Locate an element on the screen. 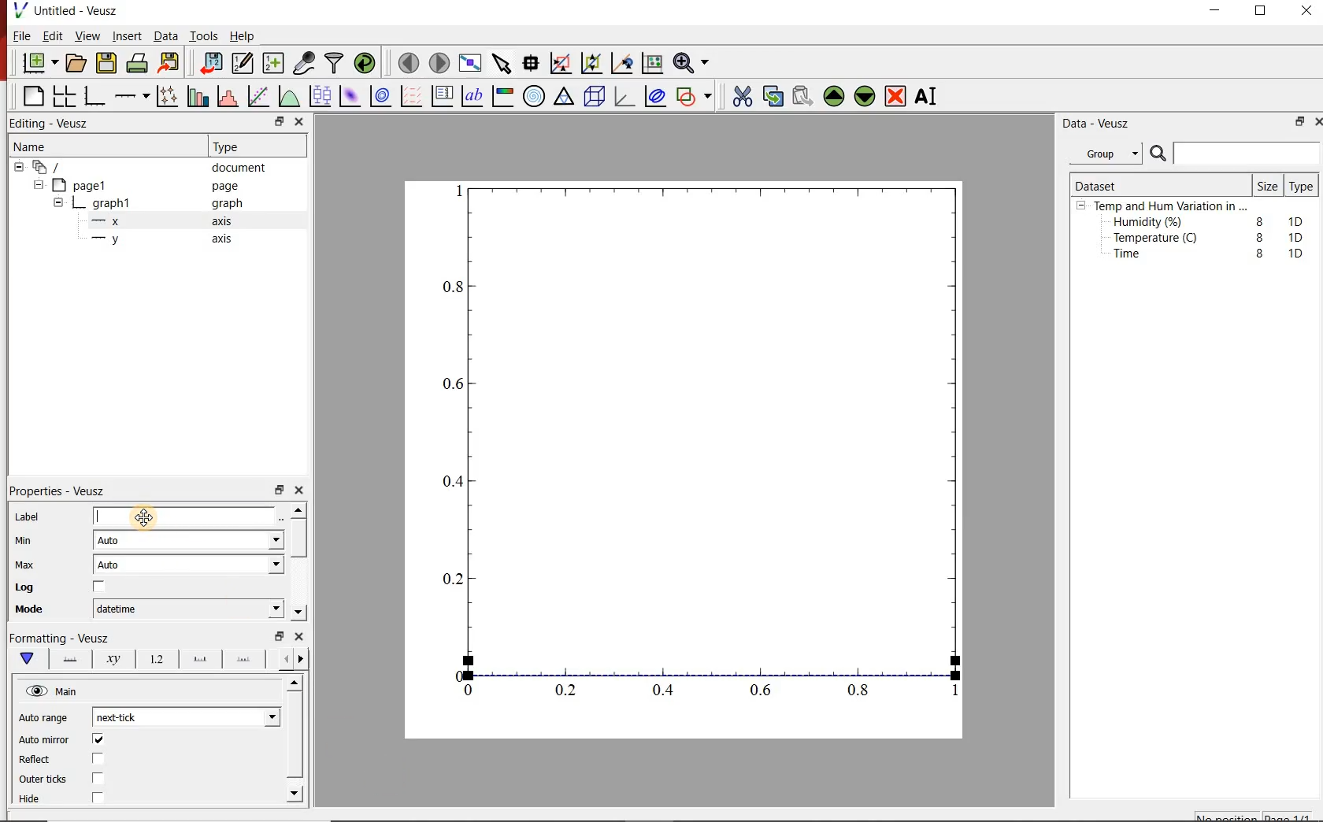 The width and height of the screenshot is (1323, 822). print the document is located at coordinates (138, 65).